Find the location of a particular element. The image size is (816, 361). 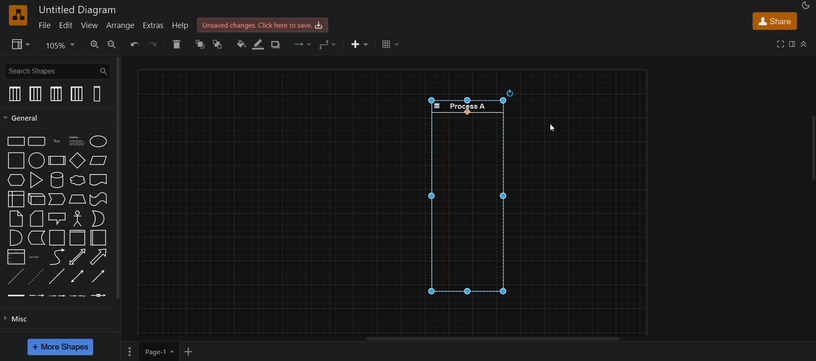

title is located at coordinates (76, 10).